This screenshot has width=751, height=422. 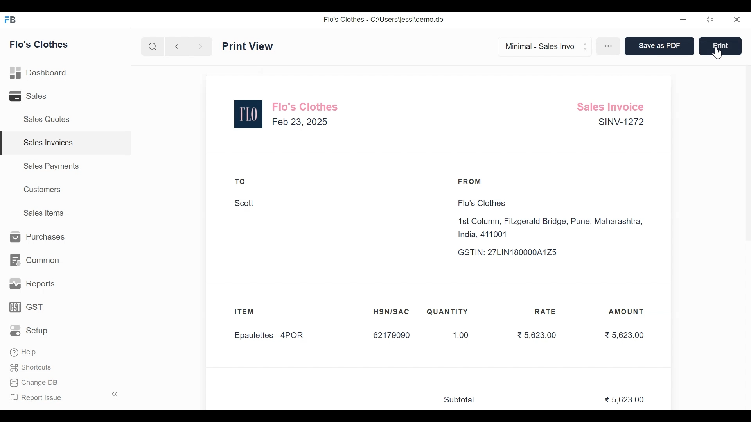 I want to click on Sales Invoices, so click(x=66, y=143).